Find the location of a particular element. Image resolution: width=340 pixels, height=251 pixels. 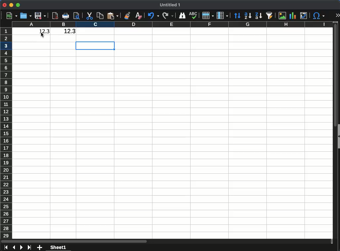

first sheet is located at coordinates (6, 247).